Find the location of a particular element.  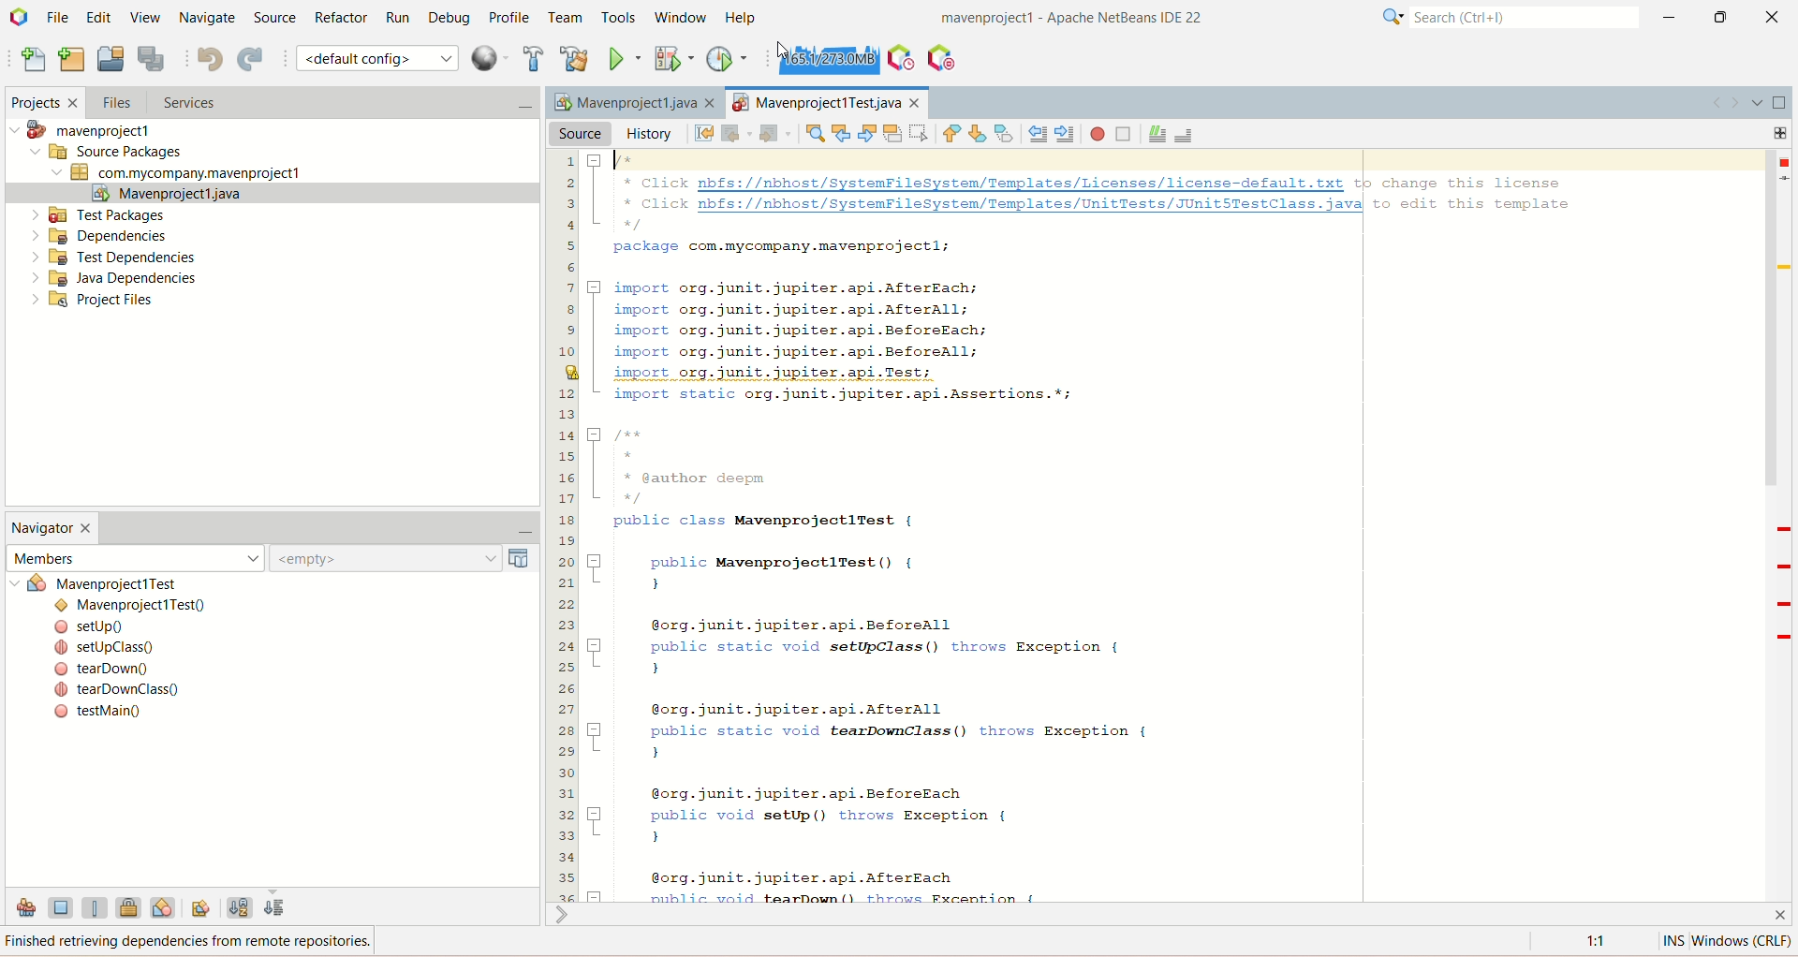

Finished retrieving dependencies from remote repositories is located at coordinates (190, 940).